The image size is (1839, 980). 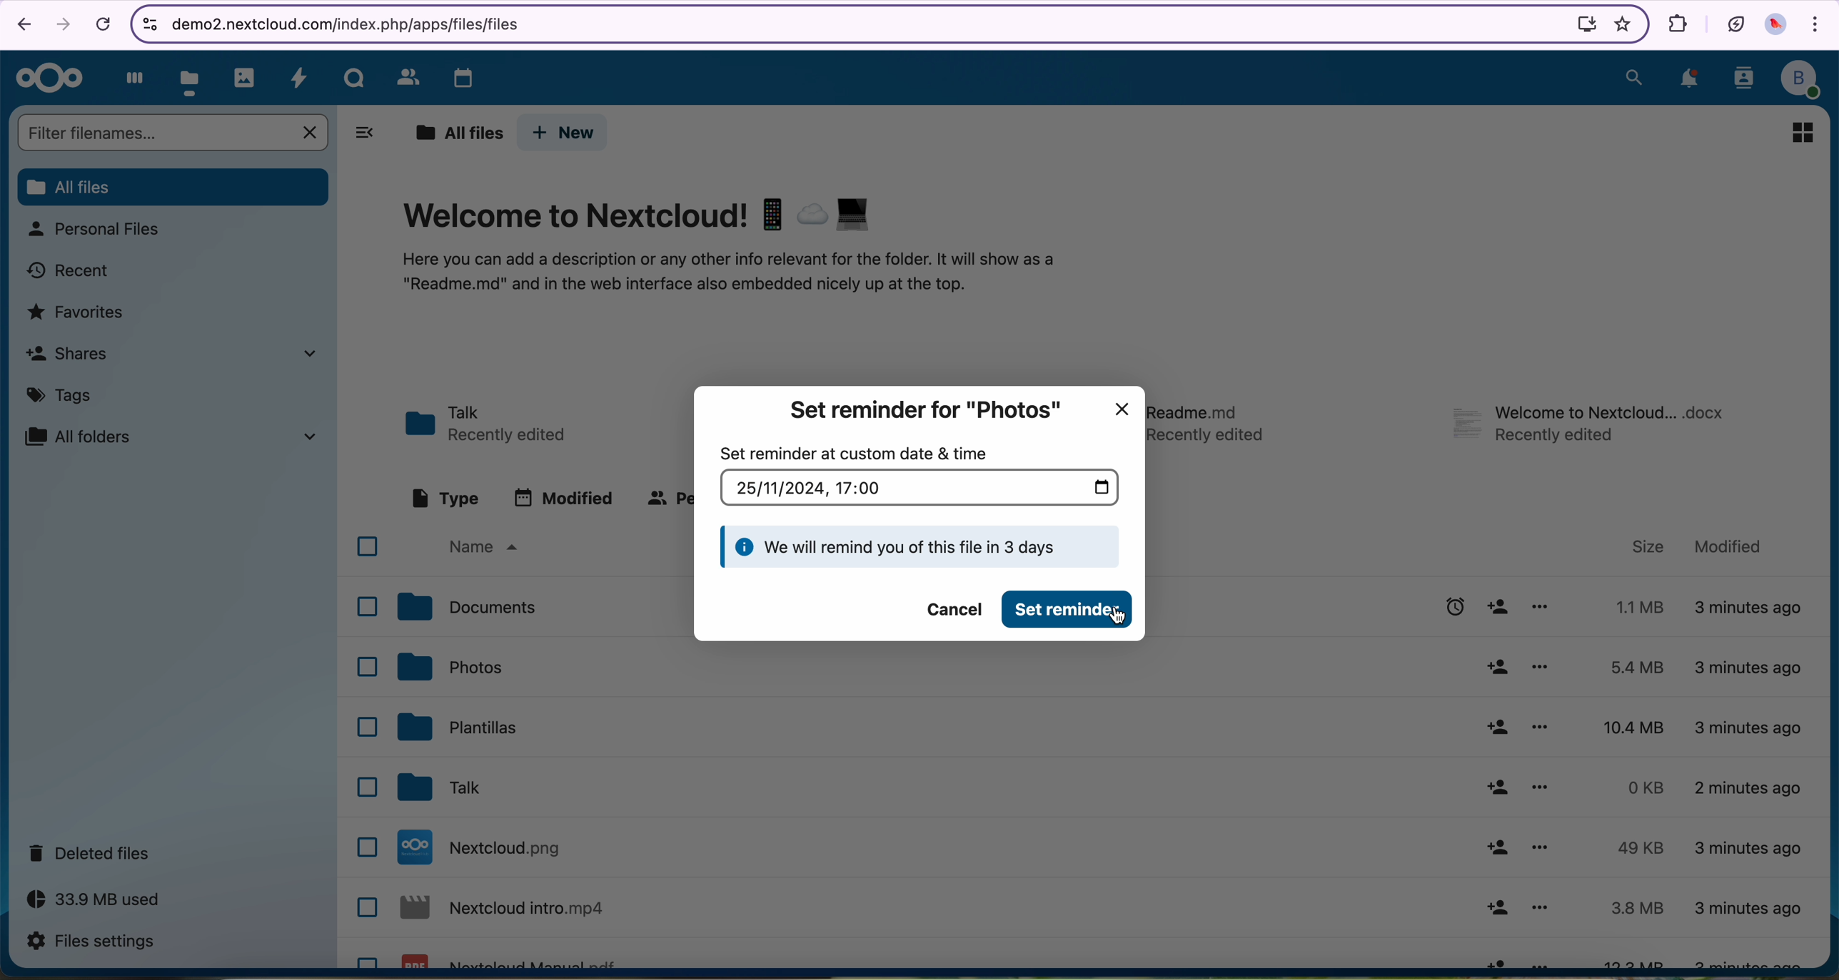 I want to click on activity, so click(x=300, y=78).